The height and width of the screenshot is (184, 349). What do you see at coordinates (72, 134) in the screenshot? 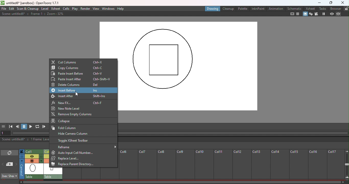
I see `Hide camera column` at bounding box center [72, 134].